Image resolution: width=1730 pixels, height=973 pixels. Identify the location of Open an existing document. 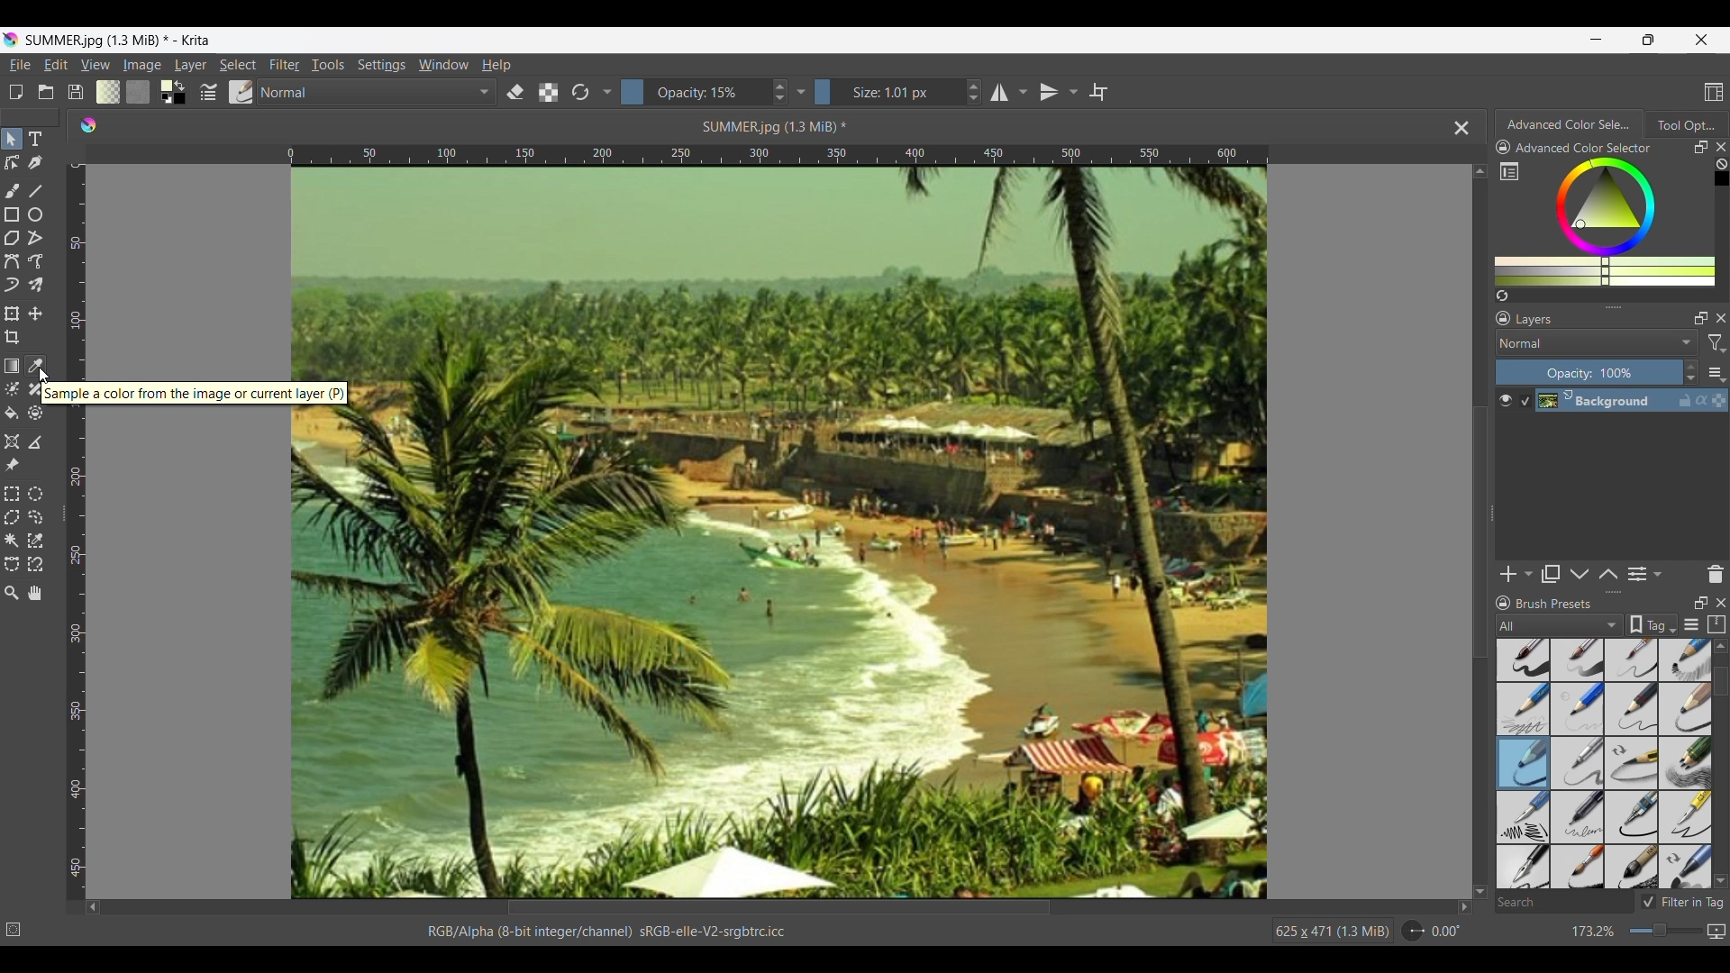
(46, 93).